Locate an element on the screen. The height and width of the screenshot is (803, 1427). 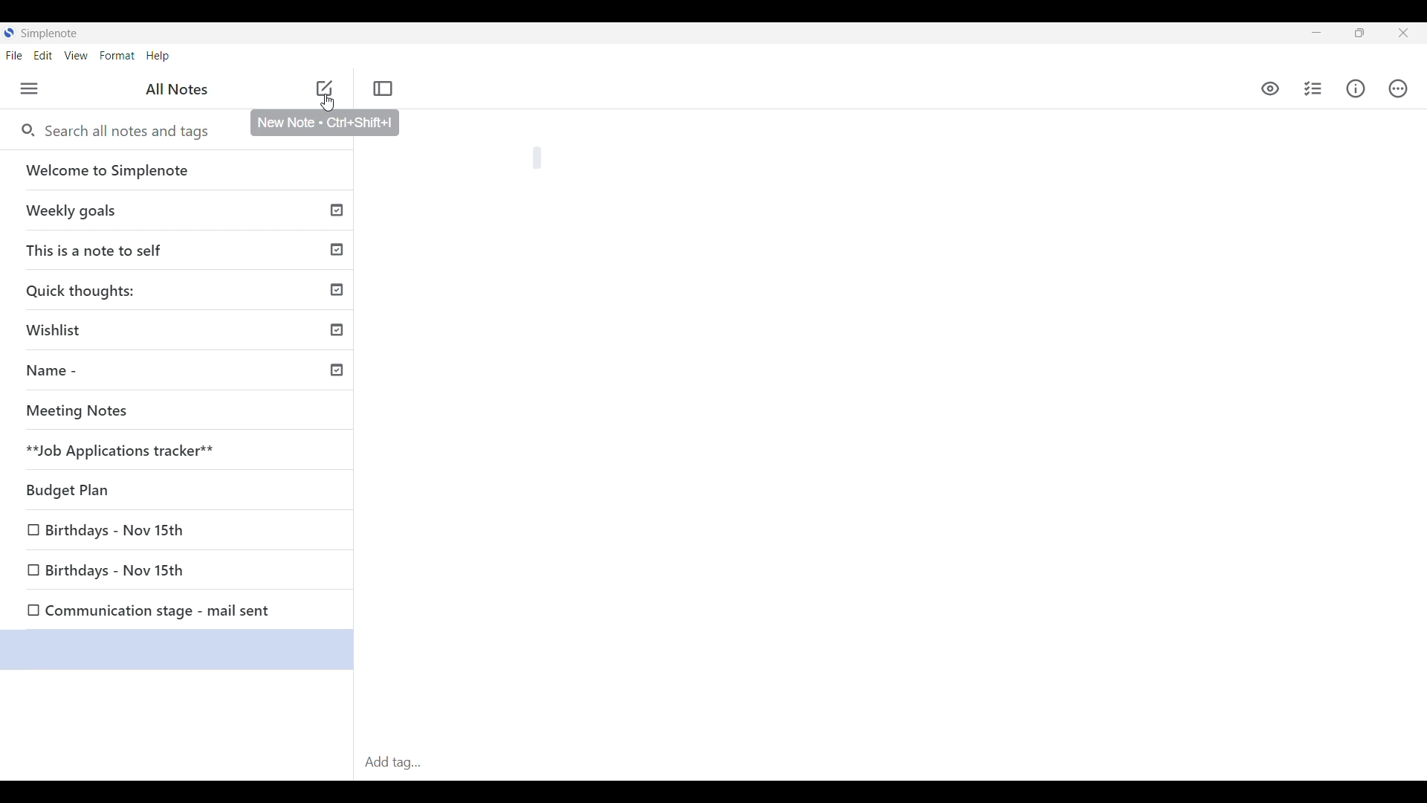
Budget Plan is located at coordinates (181, 491).